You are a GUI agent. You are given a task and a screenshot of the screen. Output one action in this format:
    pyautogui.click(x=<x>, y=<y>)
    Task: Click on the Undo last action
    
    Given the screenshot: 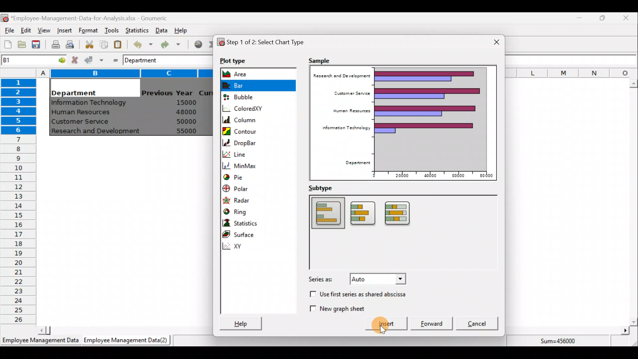 What is the action you would take?
    pyautogui.click(x=139, y=43)
    